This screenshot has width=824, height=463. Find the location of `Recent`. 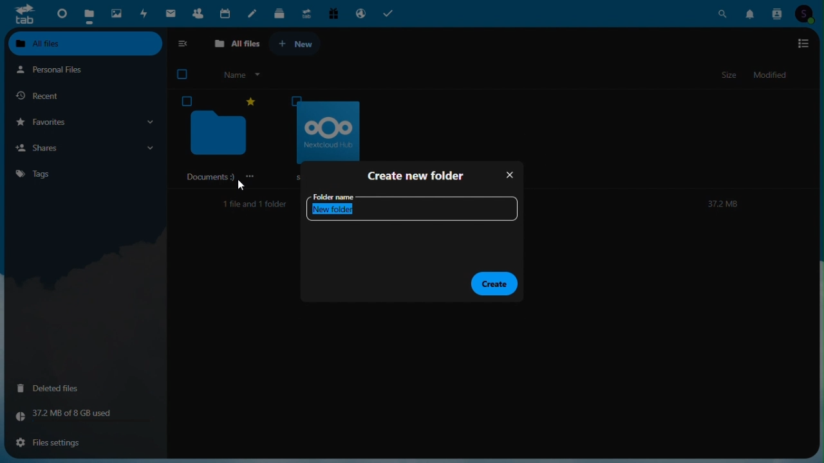

Recent is located at coordinates (80, 98).